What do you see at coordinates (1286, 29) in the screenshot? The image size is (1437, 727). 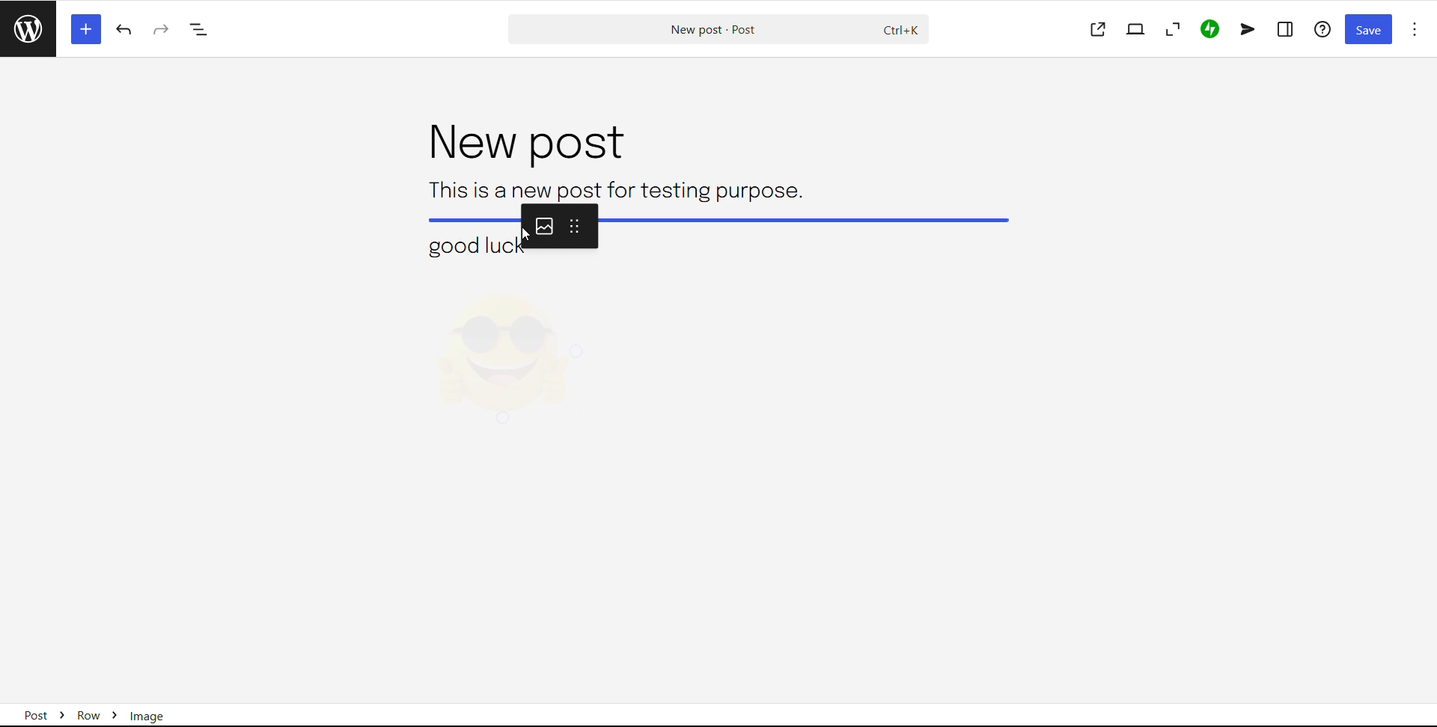 I see `settings` at bounding box center [1286, 29].